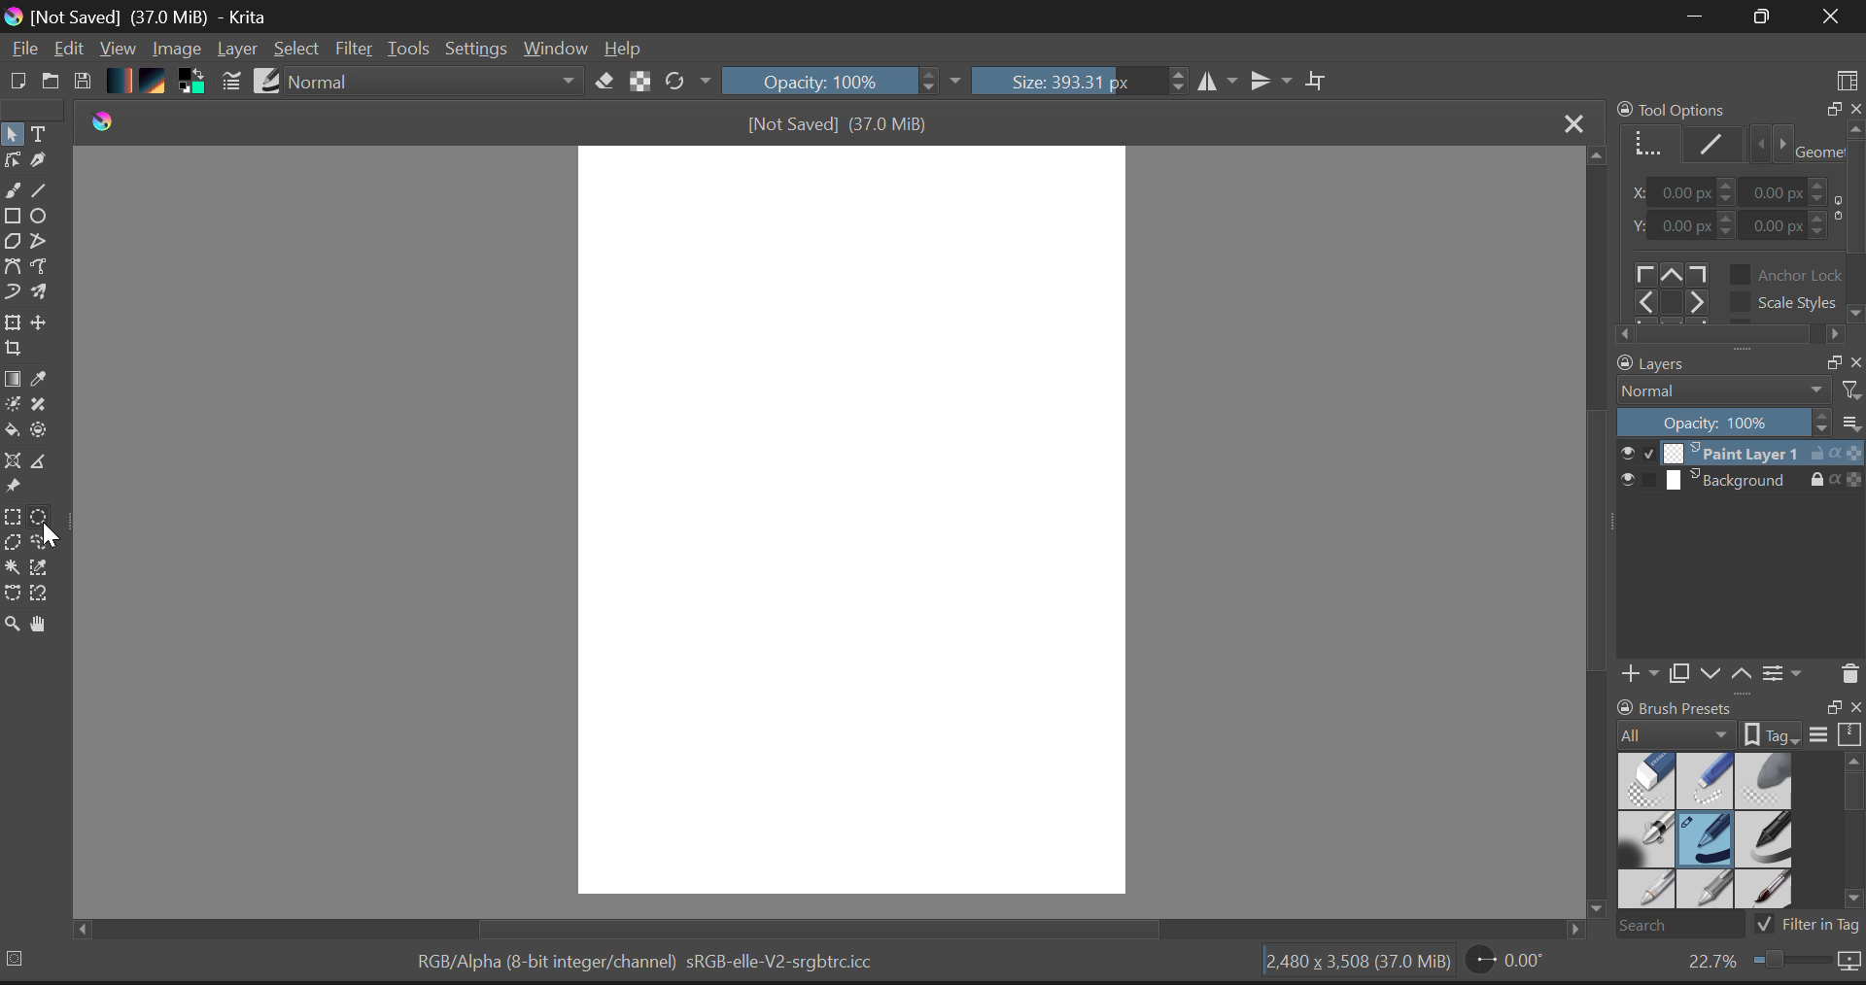 The width and height of the screenshot is (1866, 985). I want to click on Restore Down, so click(1692, 17).